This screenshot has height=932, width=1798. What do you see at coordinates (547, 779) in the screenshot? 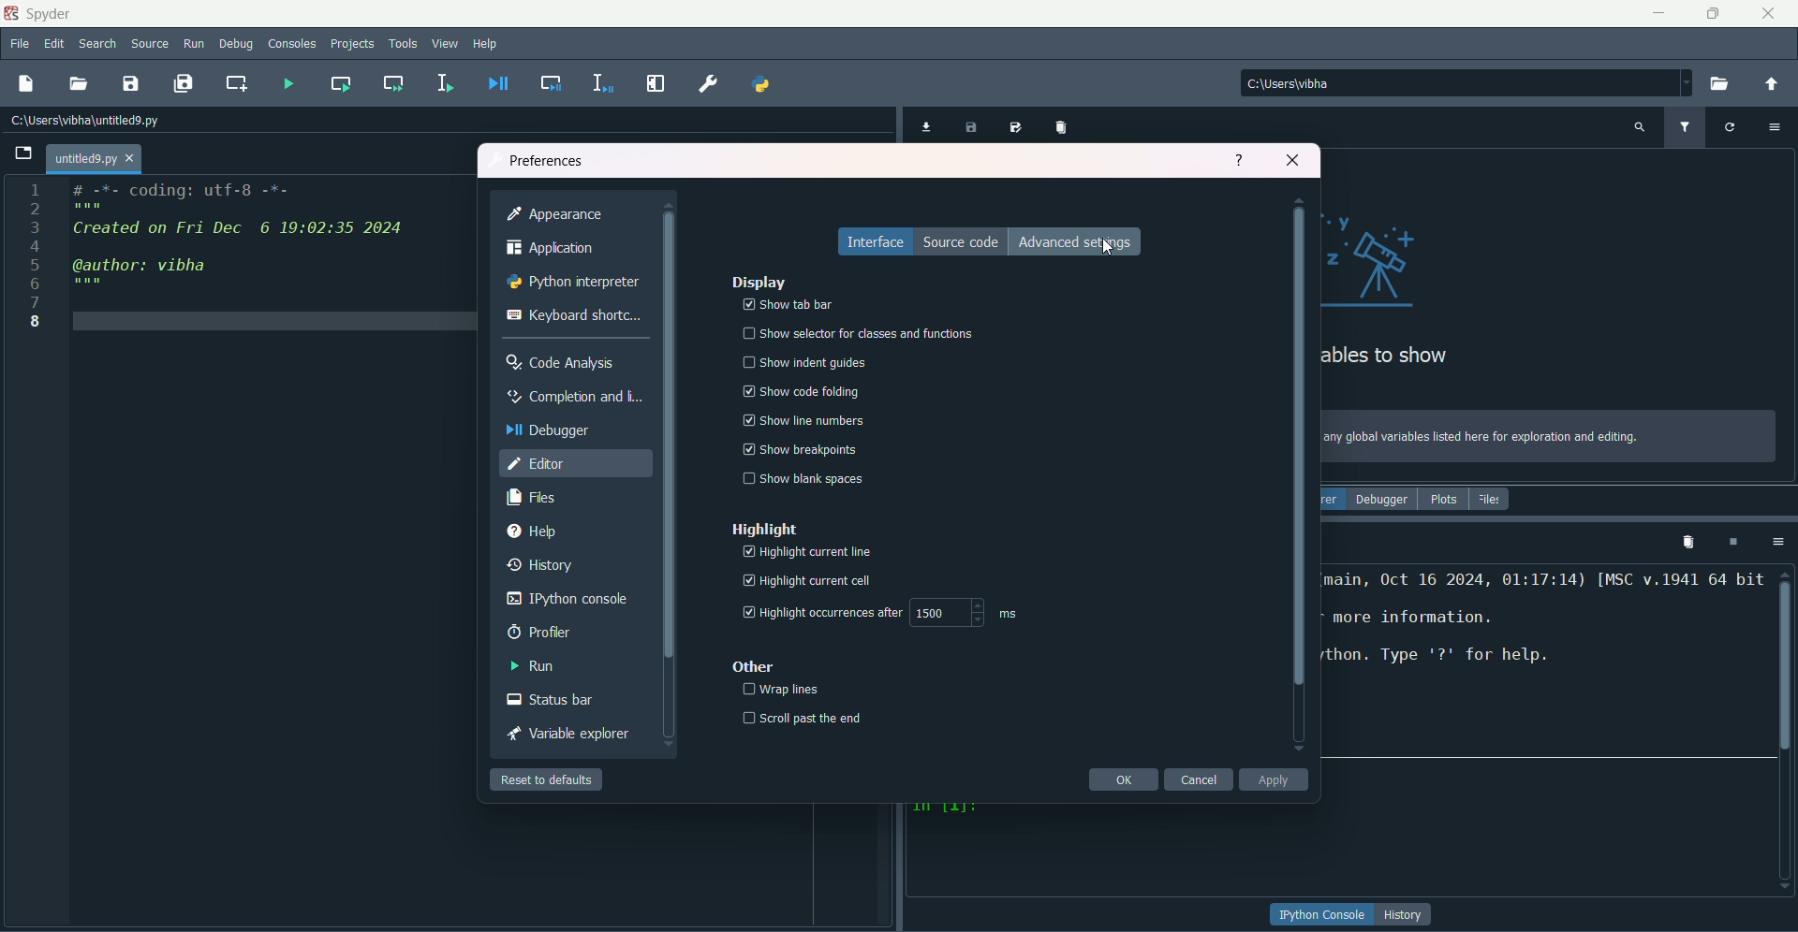
I see `reset to default` at bounding box center [547, 779].